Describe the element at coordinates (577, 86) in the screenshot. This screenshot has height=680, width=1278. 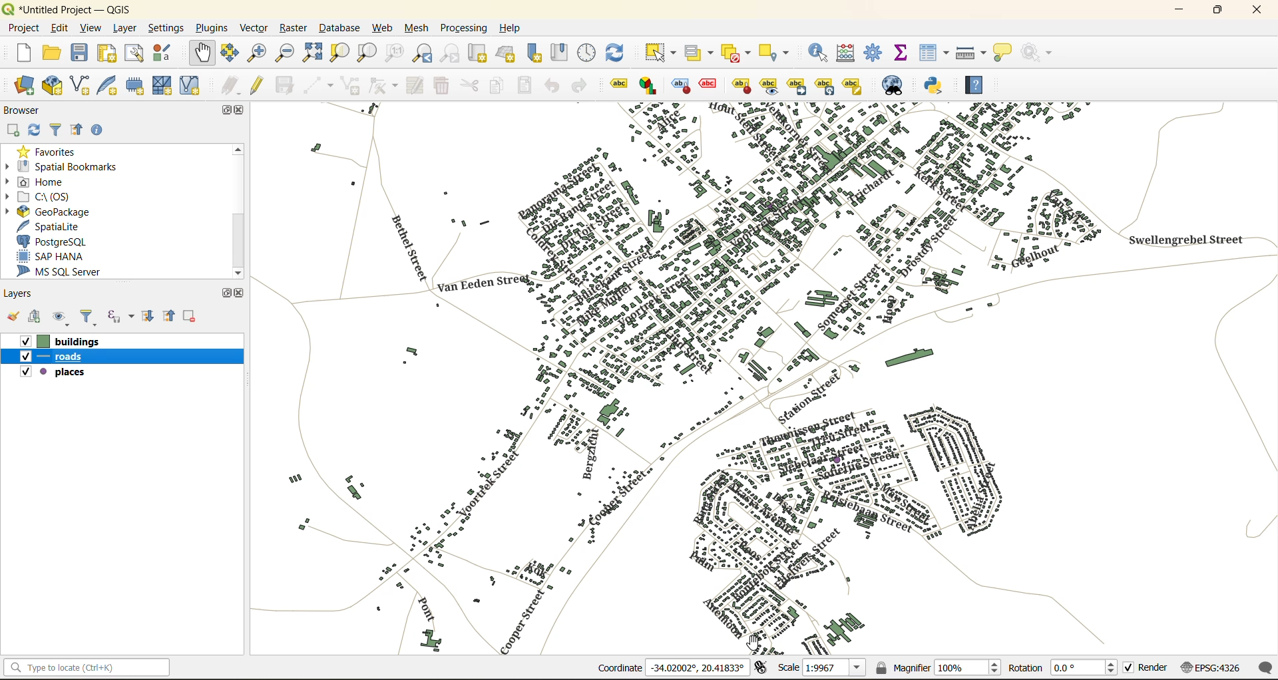
I see `redo` at that location.